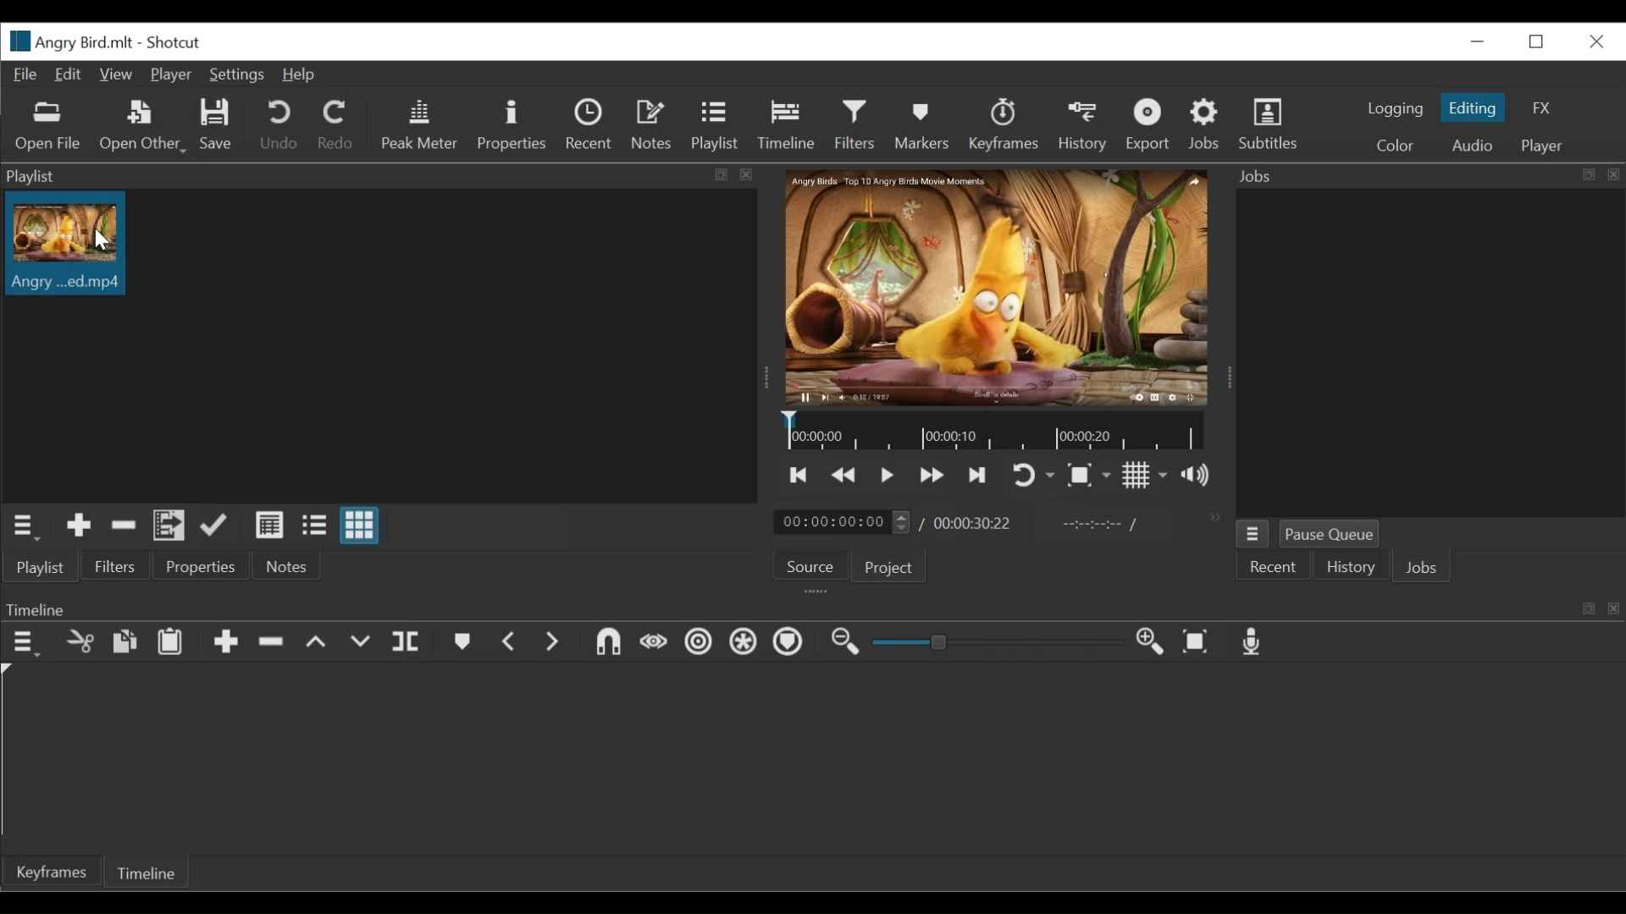 This screenshot has height=914, width=1626. Describe the element at coordinates (886, 474) in the screenshot. I see `Toggle play or pause (space)` at that location.